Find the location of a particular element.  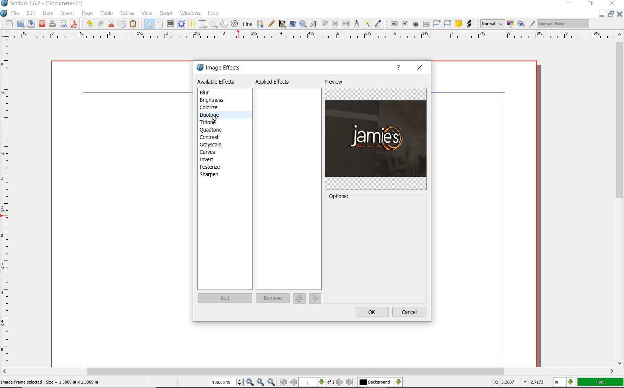

applied effects is located at coordinates (276, 82).